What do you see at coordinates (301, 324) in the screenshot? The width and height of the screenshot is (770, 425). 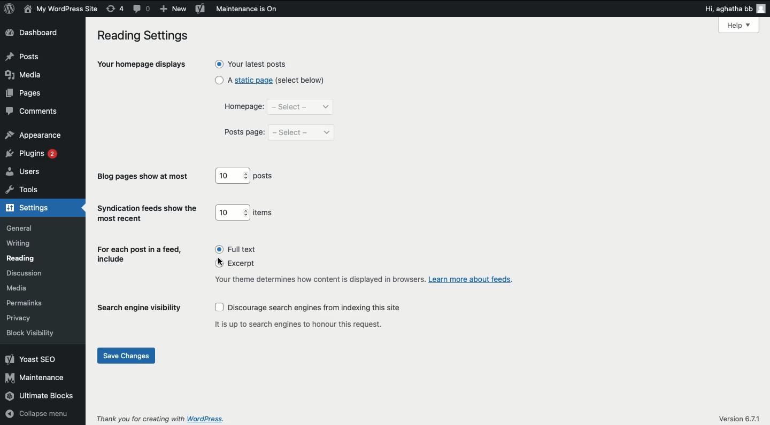 I see `it is up to search engines to honour this request` at bounding box center [301, 324].